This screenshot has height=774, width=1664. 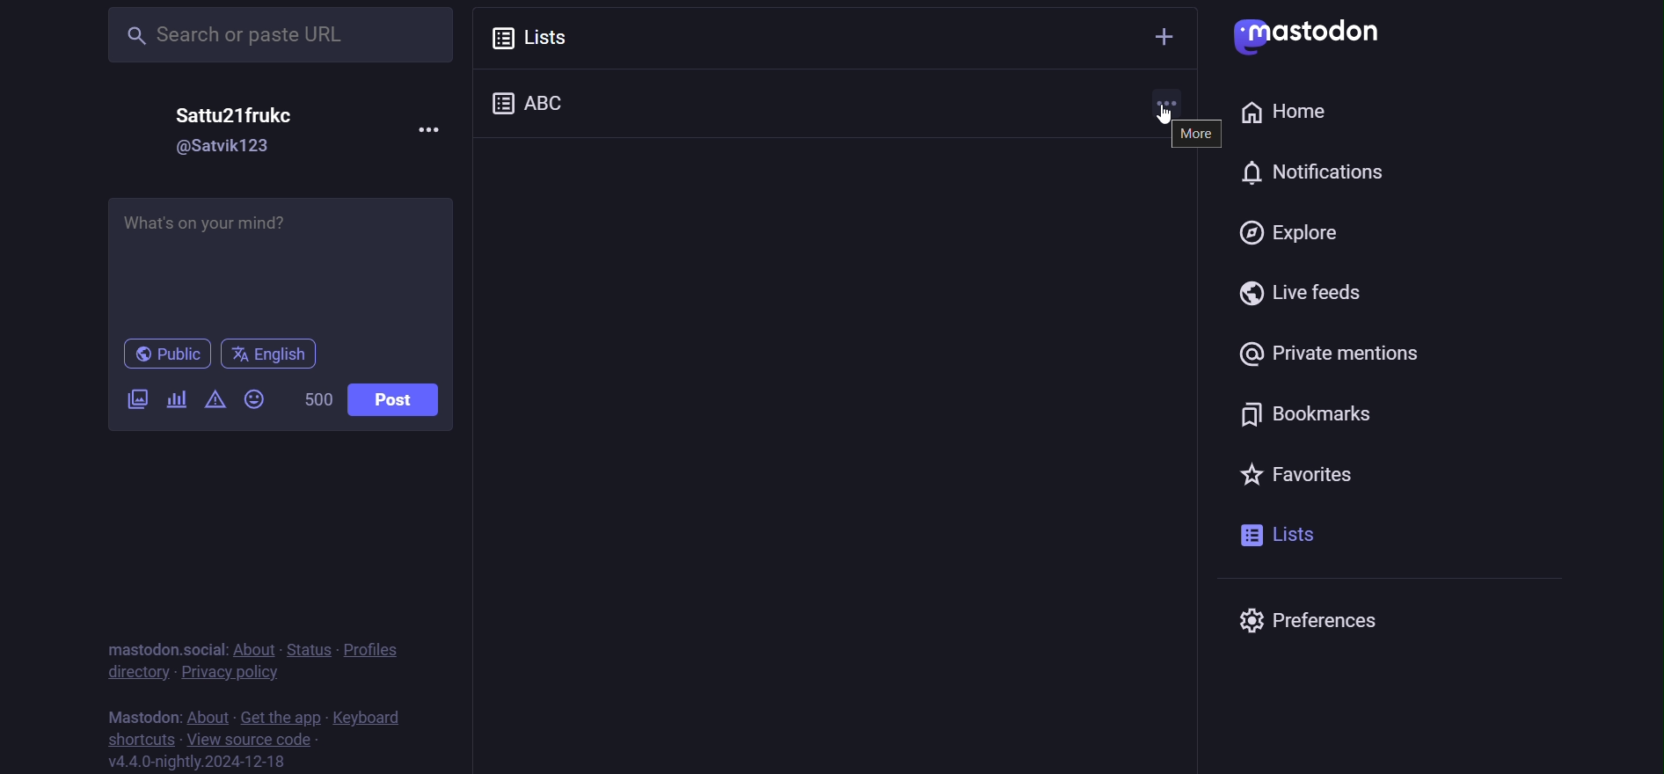 I want to click on mastodon social, so click(x=162, y=646).